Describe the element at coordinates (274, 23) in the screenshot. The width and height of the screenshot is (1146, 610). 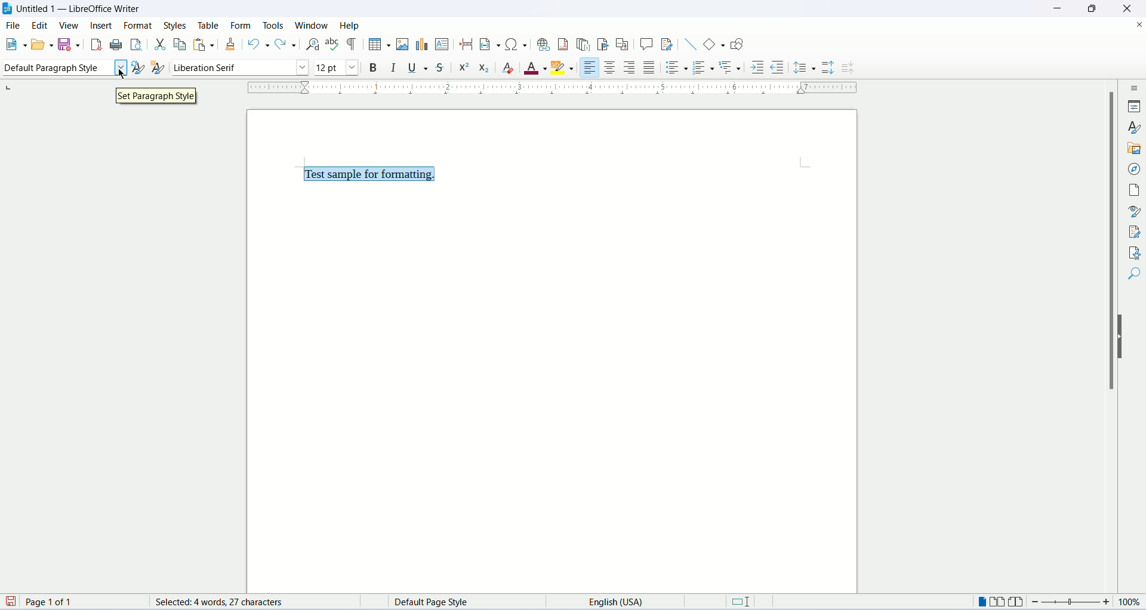
I see `tools` at that location.